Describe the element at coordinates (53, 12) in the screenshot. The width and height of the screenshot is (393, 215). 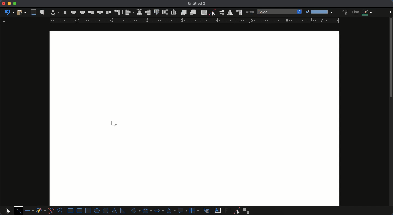
I see `anchor for object` at that location.